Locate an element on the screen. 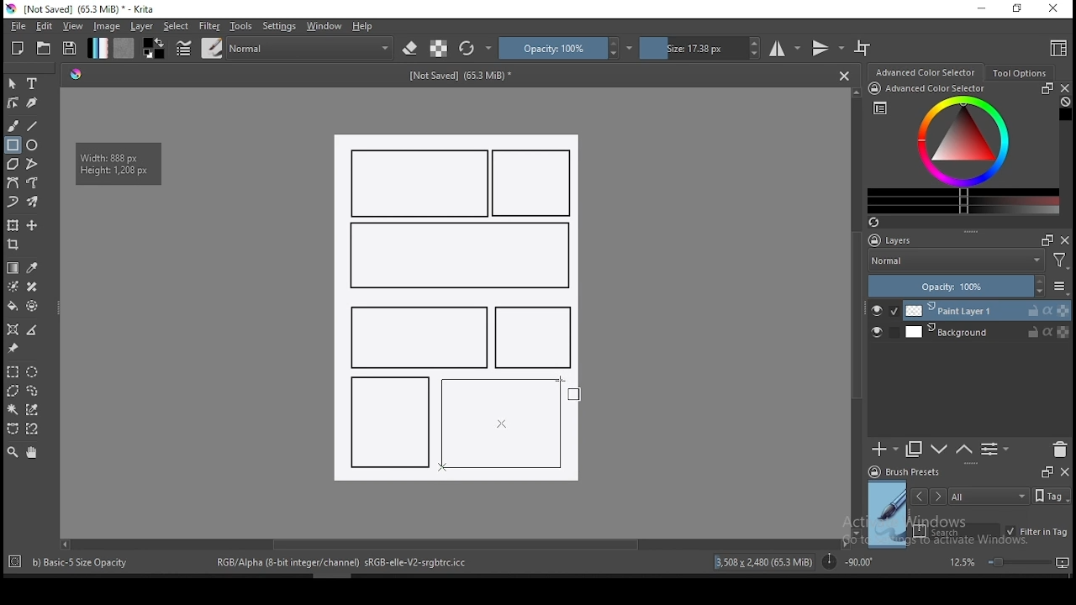 Image resolution: width=1076 pixels, height=605 pixels. image is located at coordinates (106, 26).